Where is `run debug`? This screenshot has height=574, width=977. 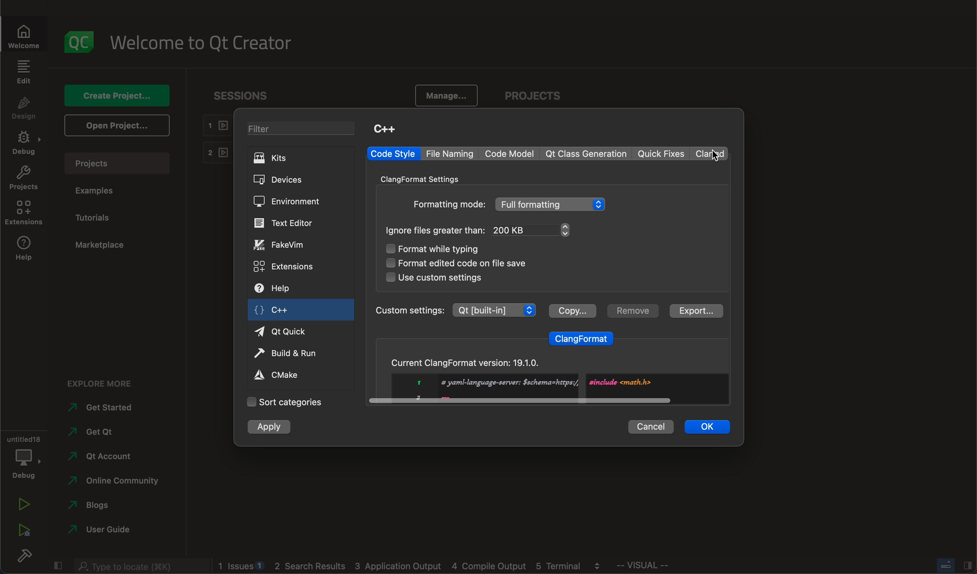 run debug is located at coordinates (25, 530).